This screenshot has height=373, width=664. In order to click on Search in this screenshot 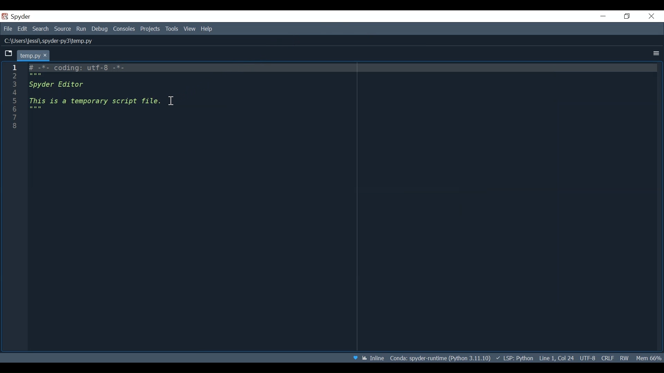, I will do `click(41, 29)`.